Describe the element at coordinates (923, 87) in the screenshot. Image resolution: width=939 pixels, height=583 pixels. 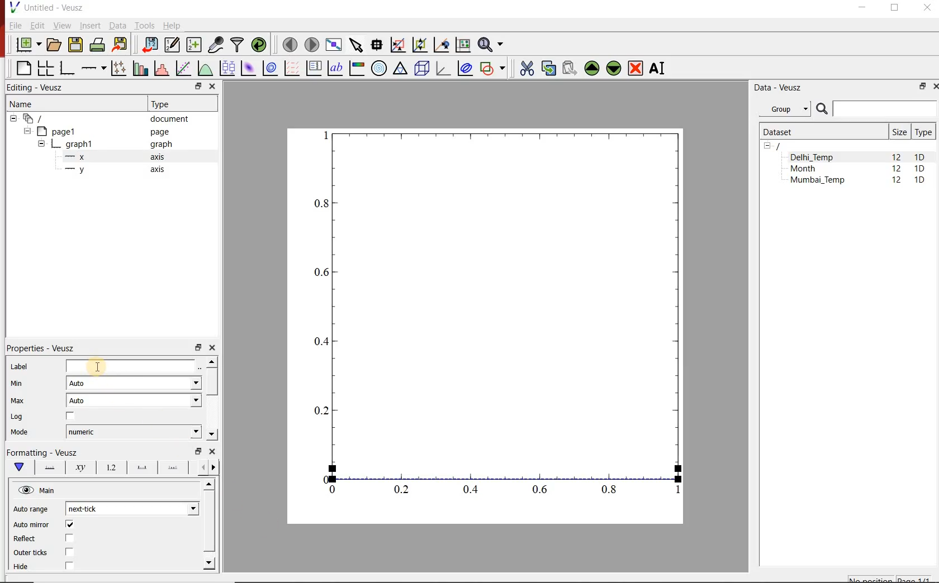
I see `RESTORE` at that location.